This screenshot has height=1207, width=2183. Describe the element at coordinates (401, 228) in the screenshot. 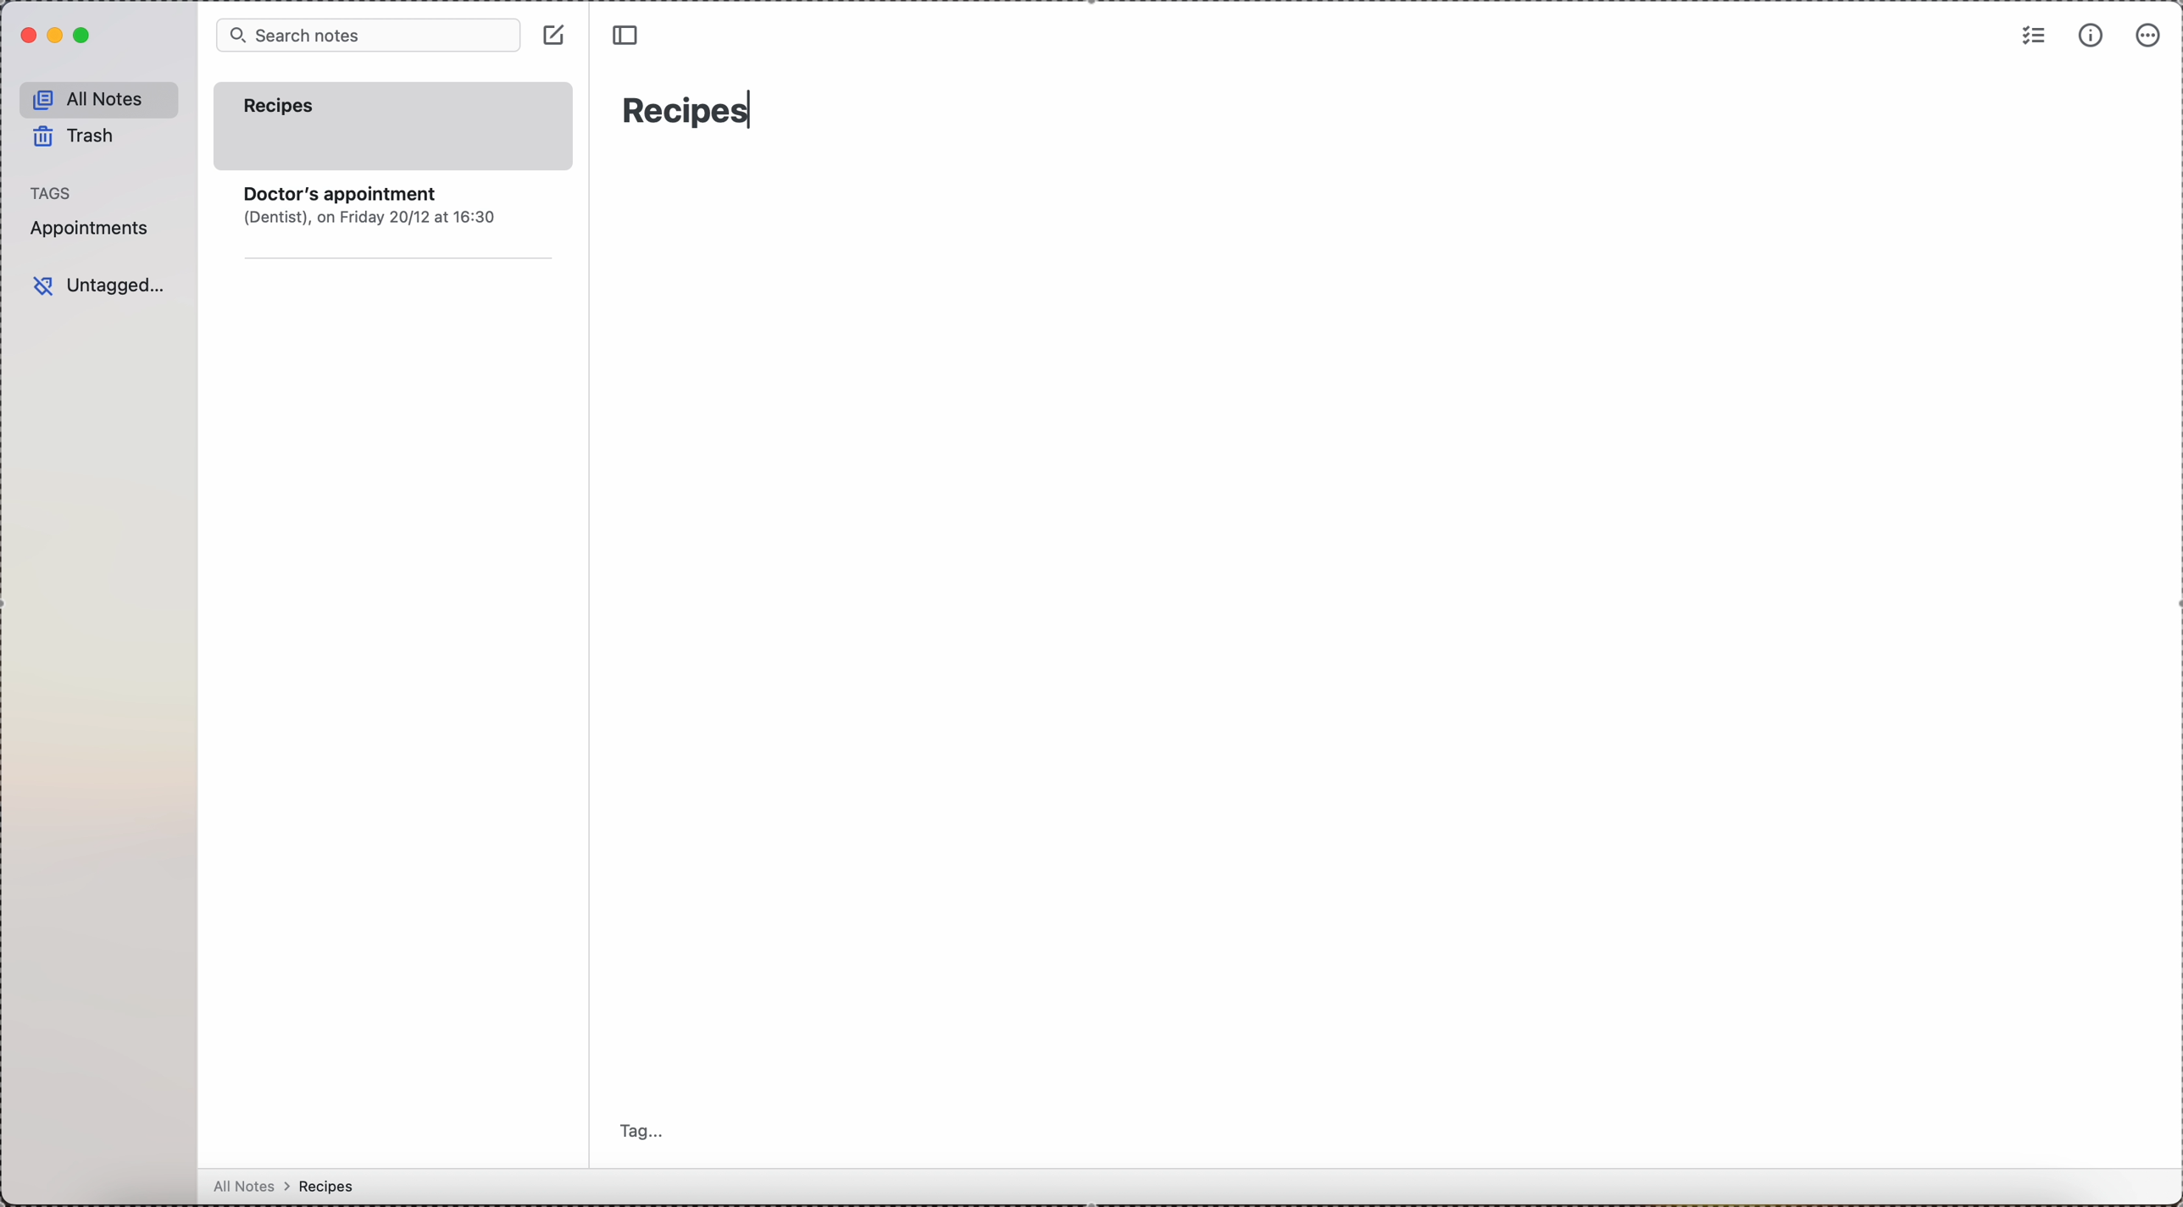

I see `note` at that location.